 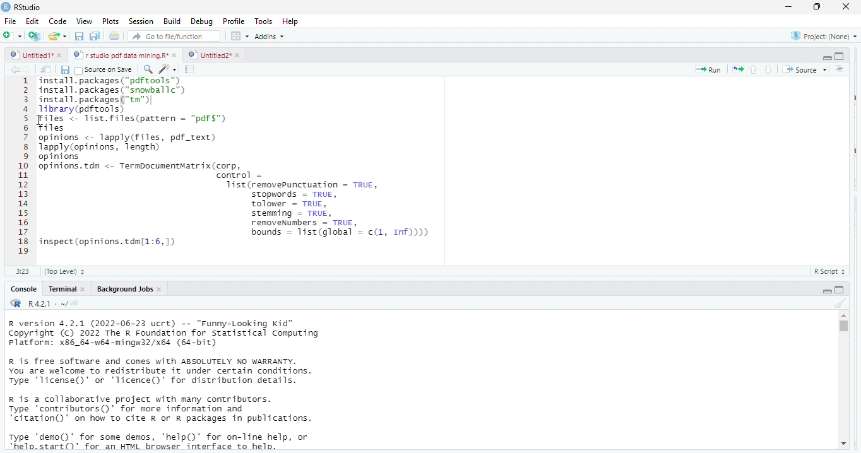 What do you see at coordinates (833, 271) in the screenshot?
I see `r script` at bounding box center [833, 271].